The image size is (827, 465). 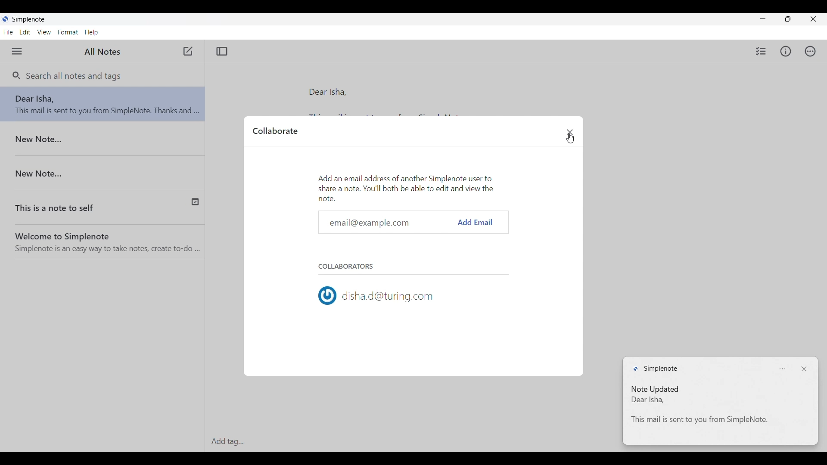 I want to click on Cursor, so click(x=570, y=138).